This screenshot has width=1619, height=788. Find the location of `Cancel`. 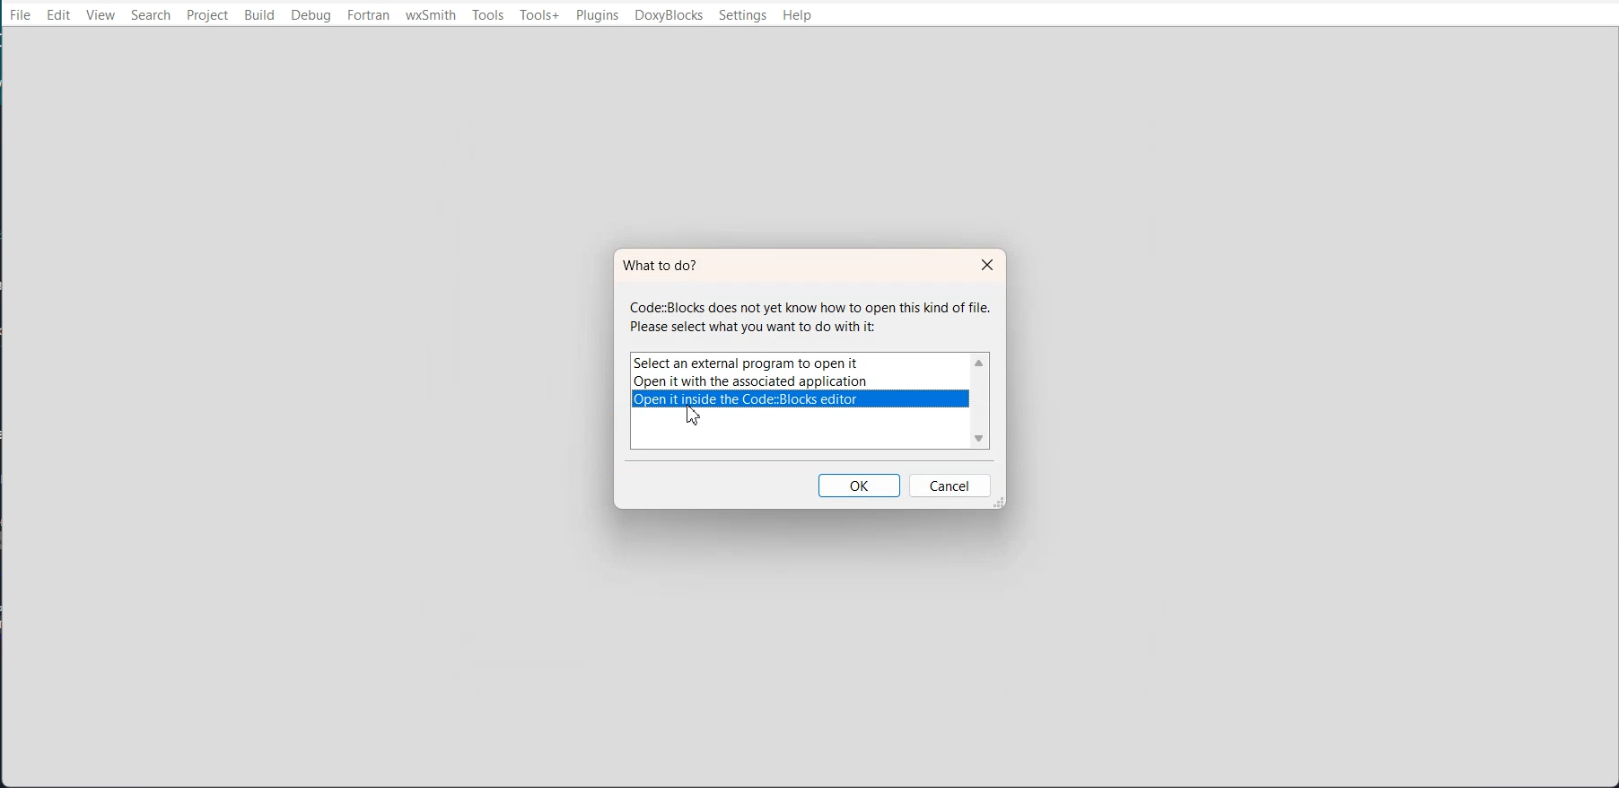

Cancel is located at coordinates (953, 486).